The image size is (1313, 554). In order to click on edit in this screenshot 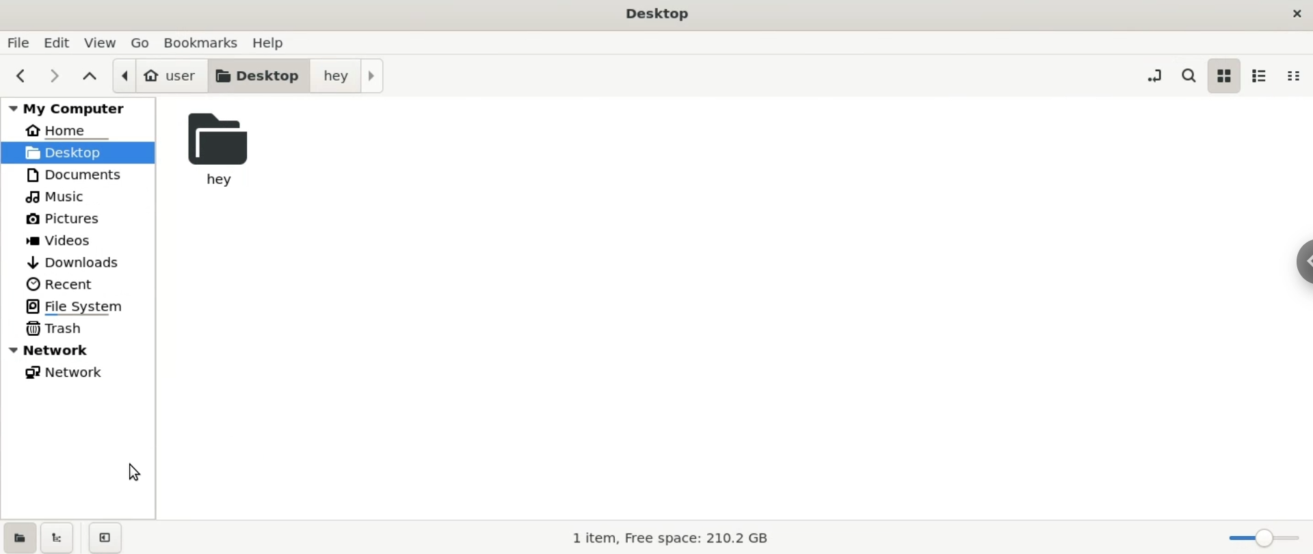, I will do `click(62, 42)`.